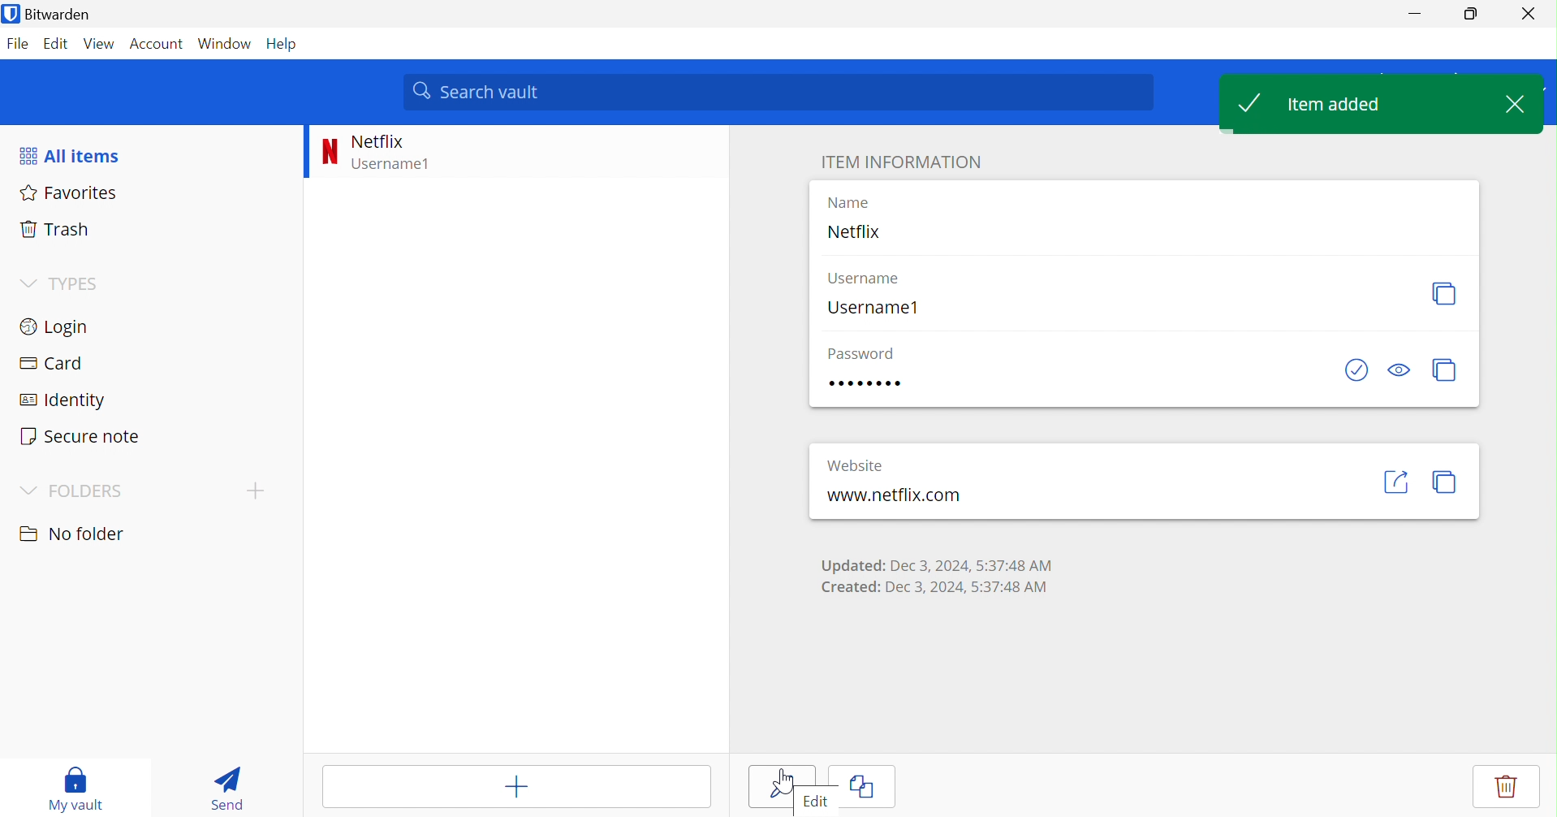  I want to click on Add item, so click(514, 786).